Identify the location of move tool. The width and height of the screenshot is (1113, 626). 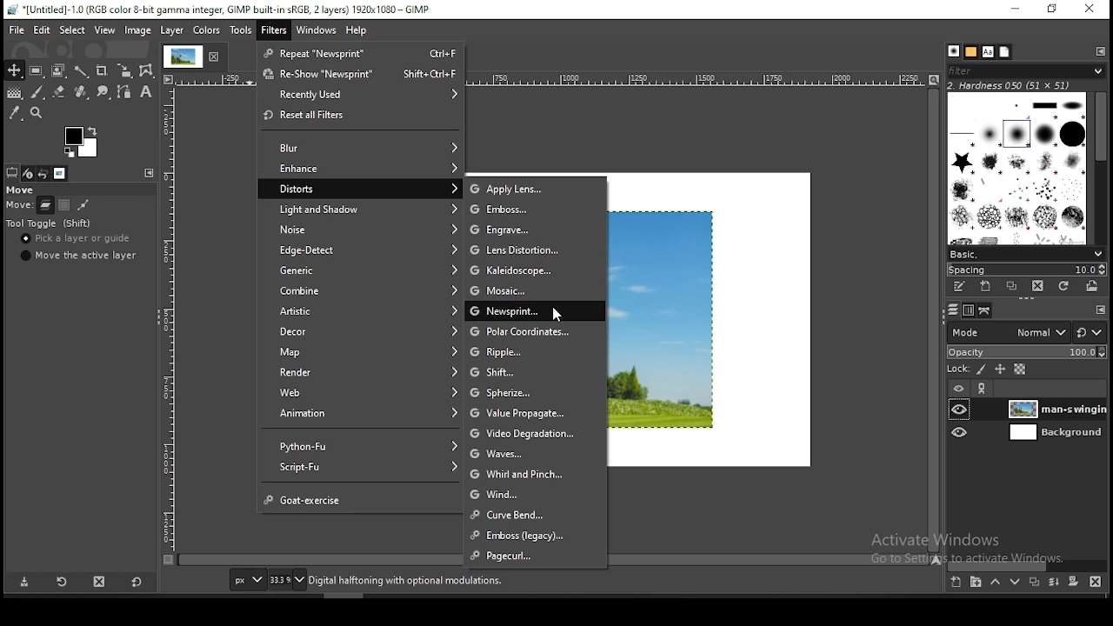
(14, 70).